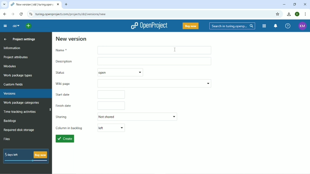 This screenshot has width=310, height=174. I want to click on Time tracking activities, so click(20, 111).